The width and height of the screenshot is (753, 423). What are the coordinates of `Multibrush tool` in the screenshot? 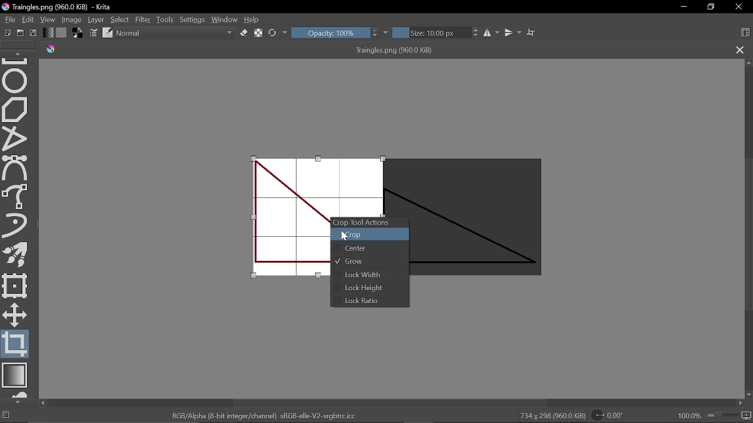 It's located at (18, 256).